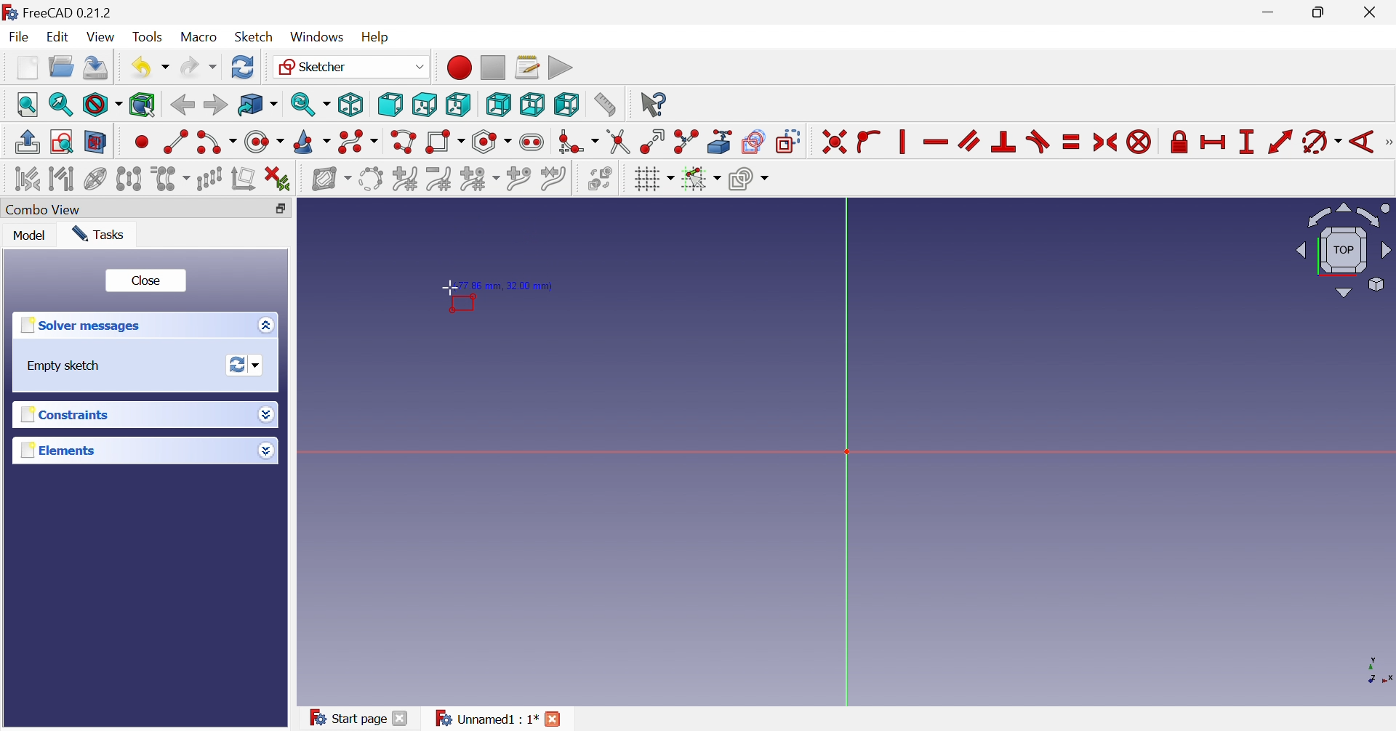 The width and height of the screenshot is (1396, 731). What do you see at coordinates (94, 180) in the screenshot?
I see `Show/hide internal geometry` at bounding box center [94, 180].